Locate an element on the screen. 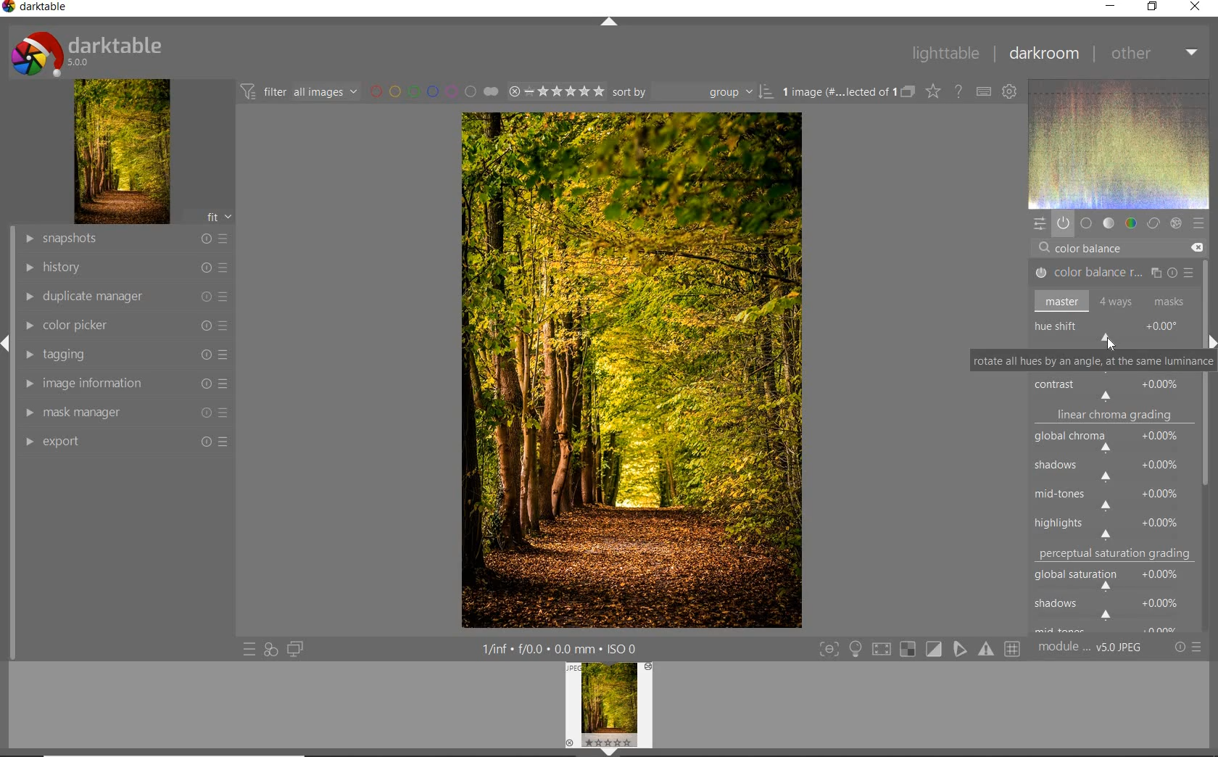 The image size is (1218, 757). selected images is located at coordinates (836, 92).